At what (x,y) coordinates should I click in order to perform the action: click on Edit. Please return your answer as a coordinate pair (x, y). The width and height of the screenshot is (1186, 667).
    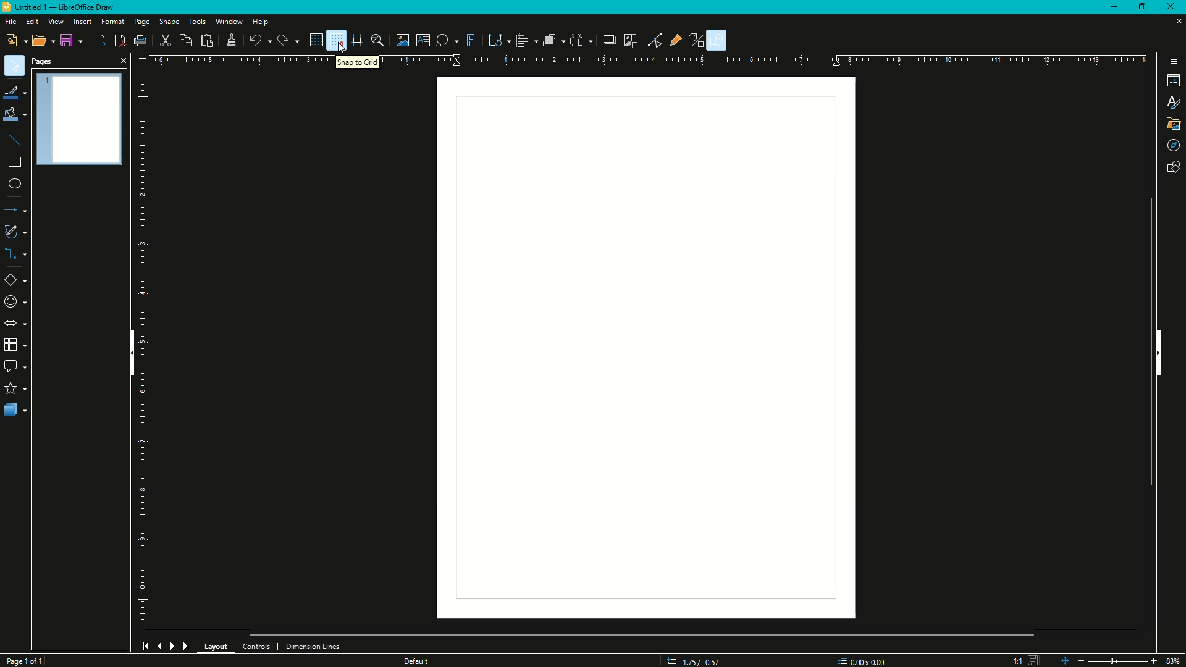
    Looking at the image, I should click on (33, 22).